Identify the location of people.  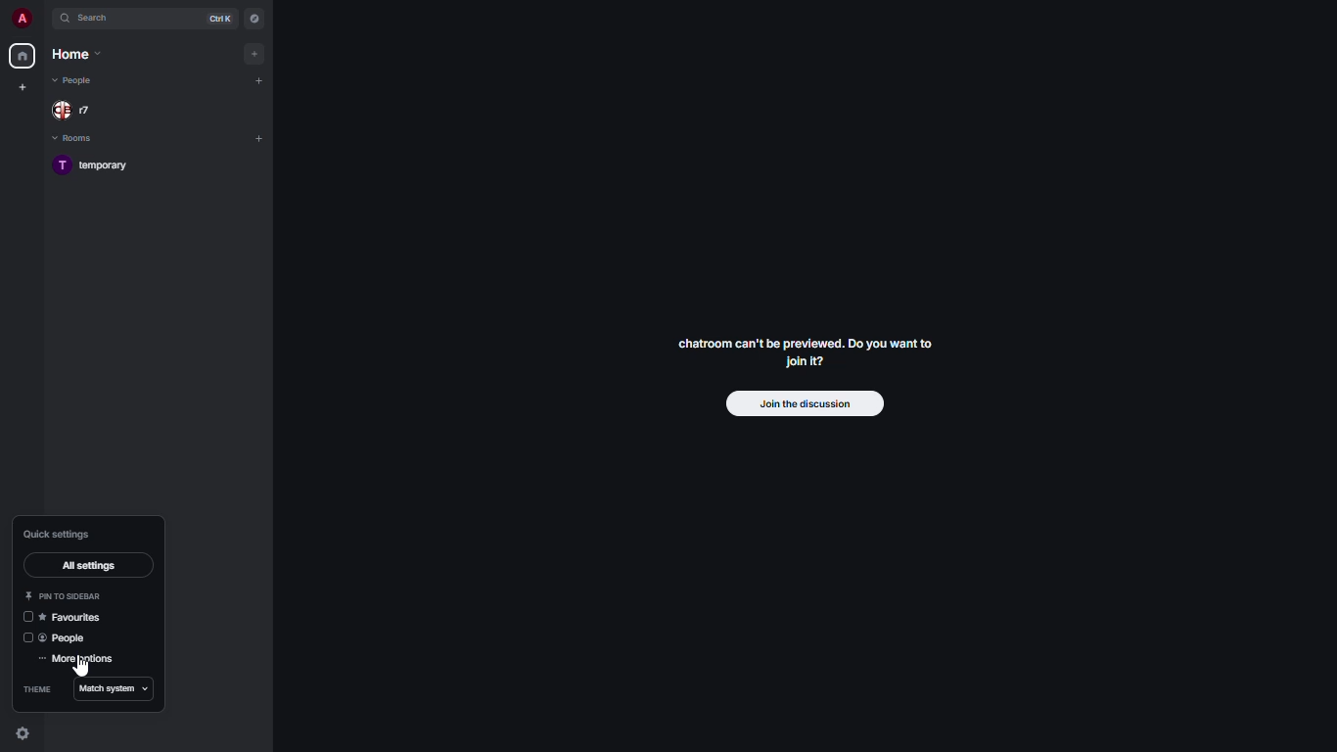
(76, 111).